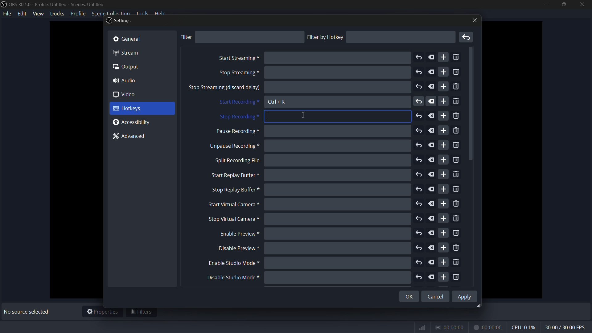 The width and height of the screenshot is (592, 333). I want to click on delete, so click(432, 101).